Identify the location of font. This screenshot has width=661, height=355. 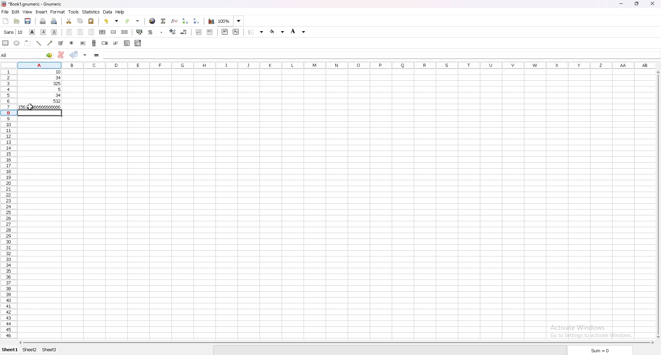
(14, 32).